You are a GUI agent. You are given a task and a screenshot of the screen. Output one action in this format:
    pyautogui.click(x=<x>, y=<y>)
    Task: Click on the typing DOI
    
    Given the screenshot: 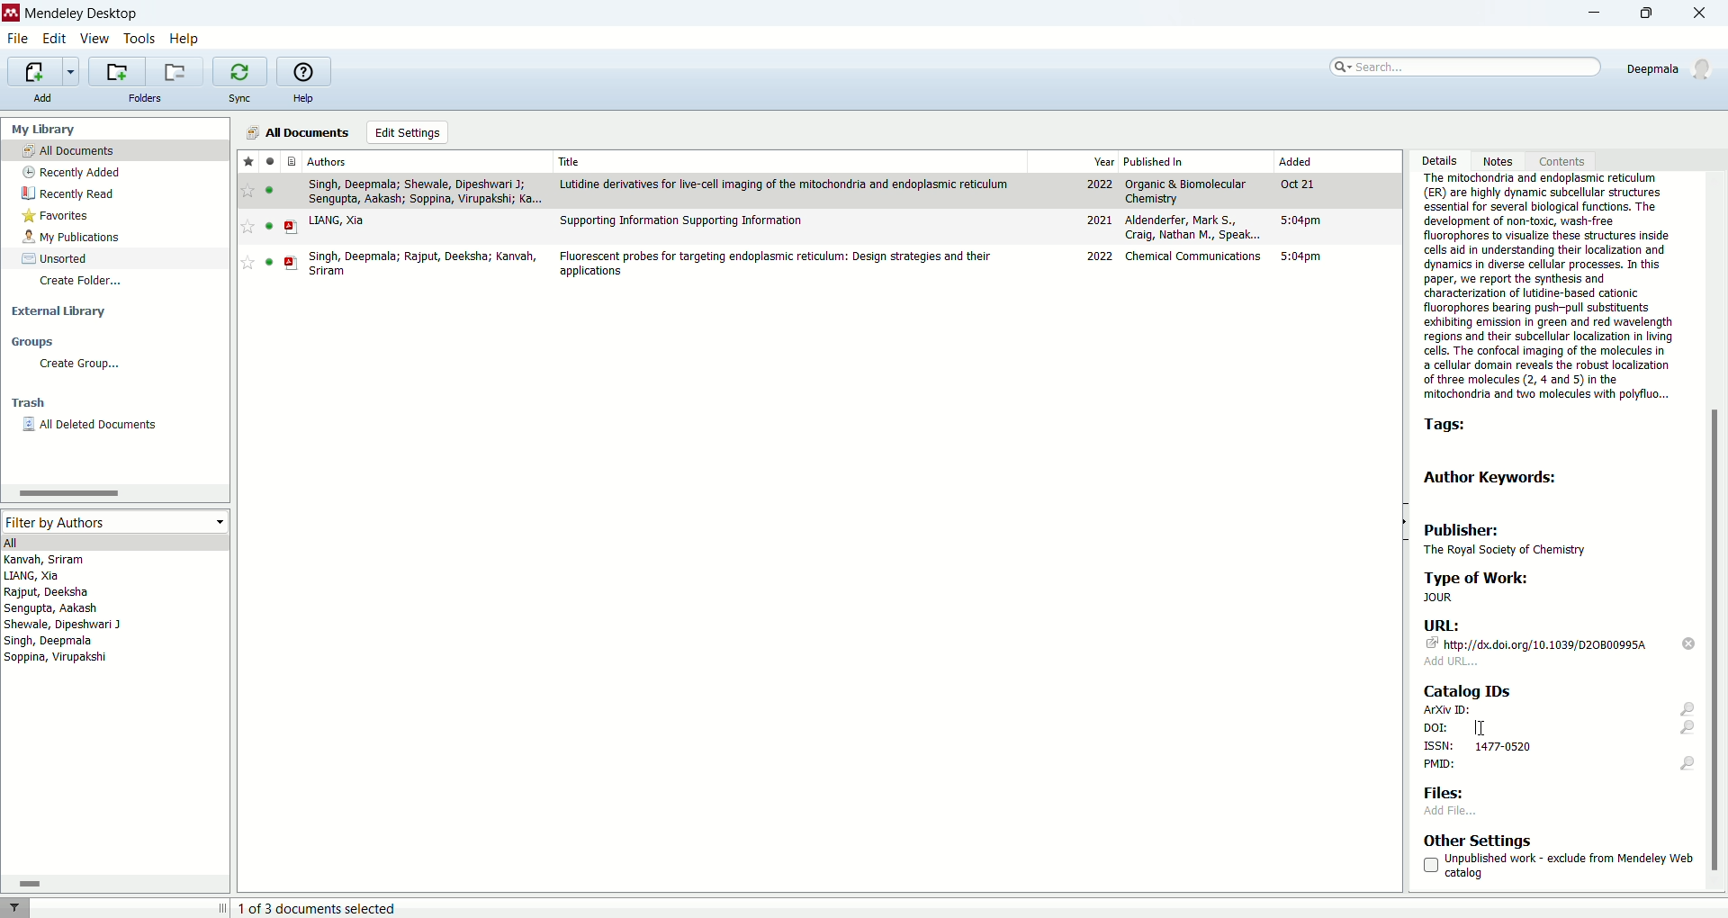 What is the action you would take?
    pyautogui.click(x=1480, y=727)
    